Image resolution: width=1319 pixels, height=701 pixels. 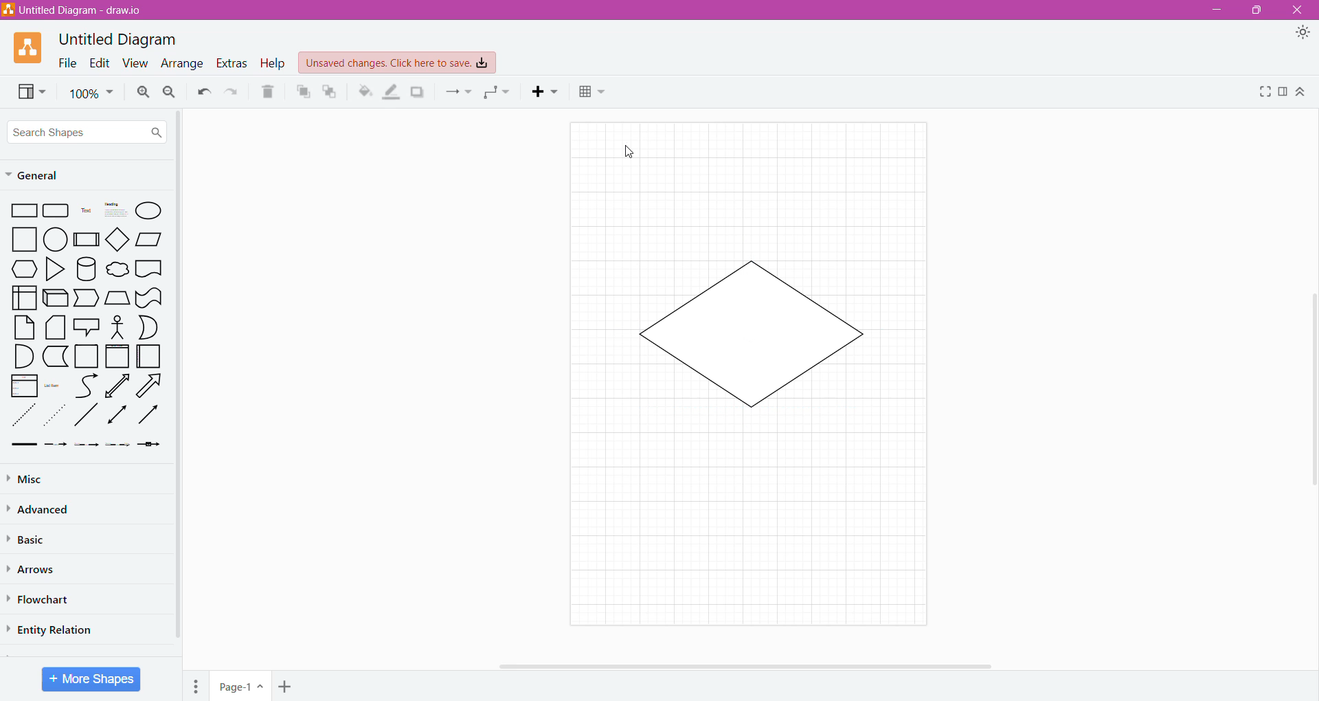 I want to click on Zoom Out, so click(x=169, y=93).